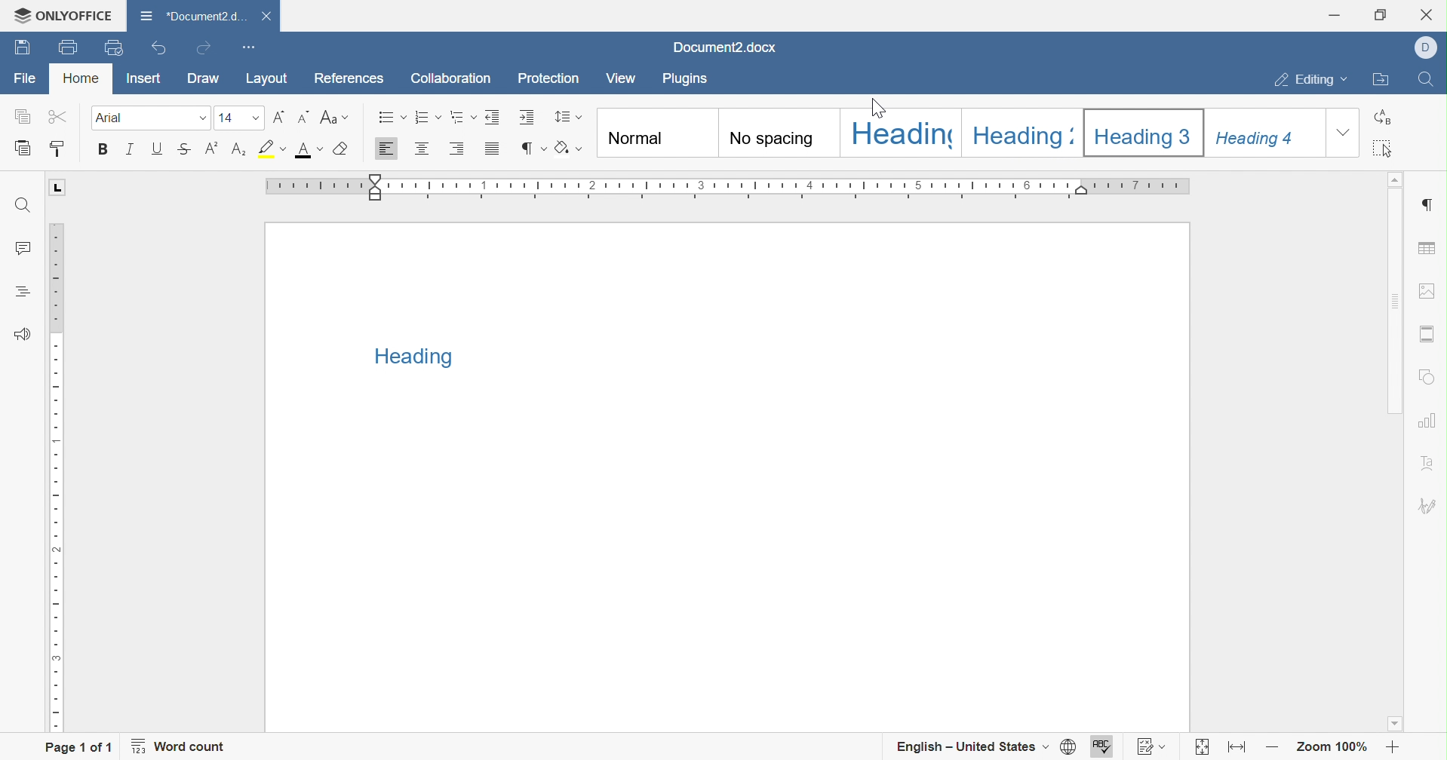 Image resolution: width=1447 pixels, height=760 pixels. I want to click on Undo, so click(156, 51).